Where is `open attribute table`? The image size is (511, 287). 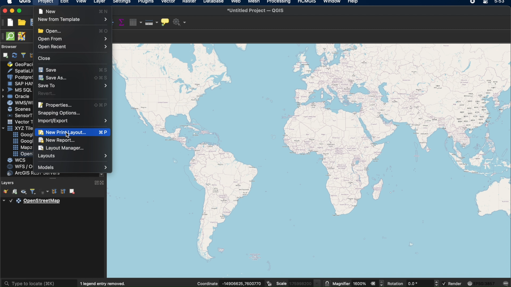 open attribute table is located at coordinates (135, 22).